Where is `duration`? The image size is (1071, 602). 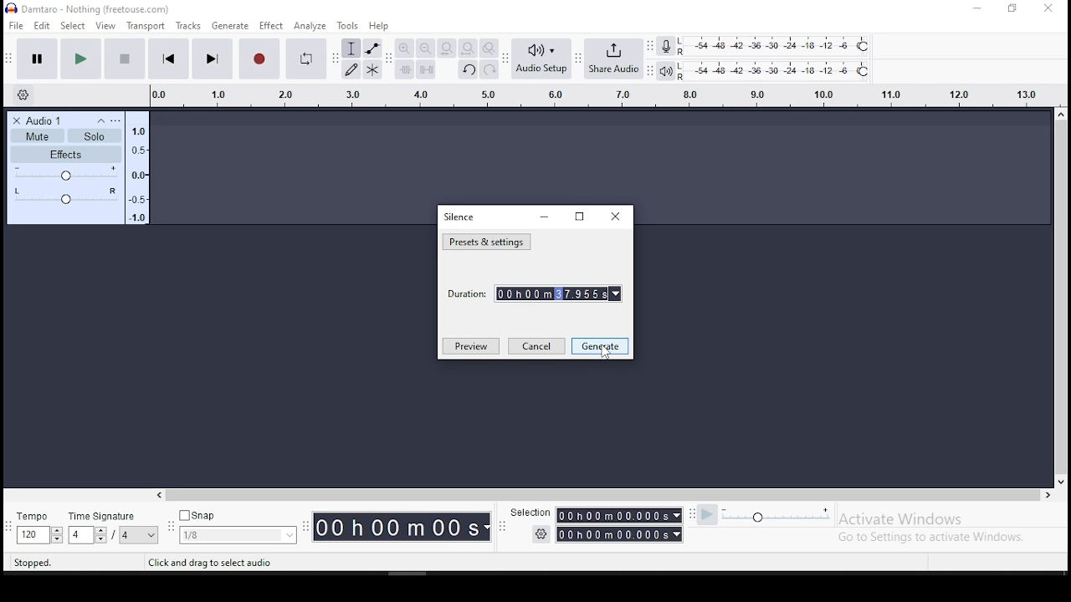
duration is located at coordinates (535, 293).